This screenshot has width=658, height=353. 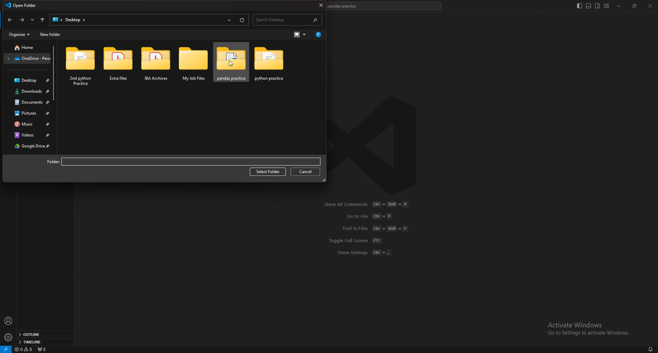 I want to click on toggle panel, so click(x=588, y=6).